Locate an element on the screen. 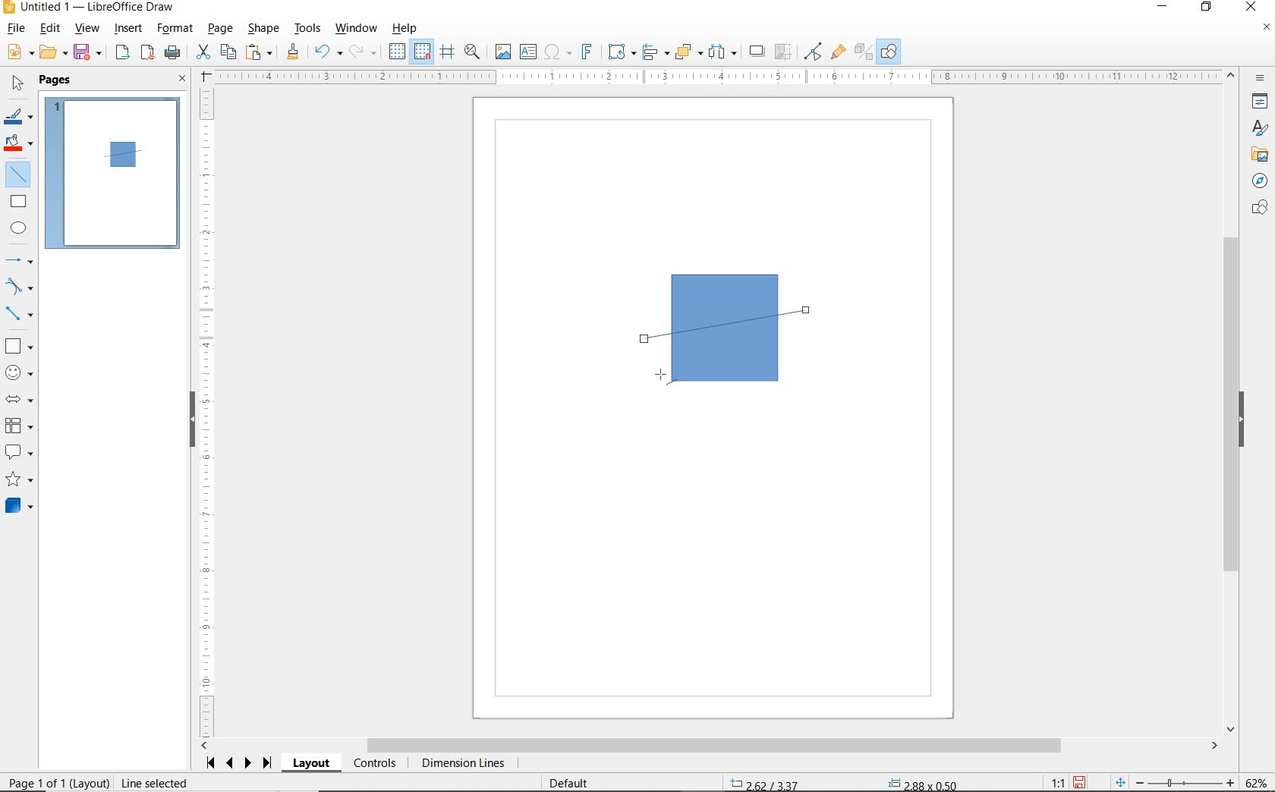  CROP IMAGE is located at coordinates (784, 52).